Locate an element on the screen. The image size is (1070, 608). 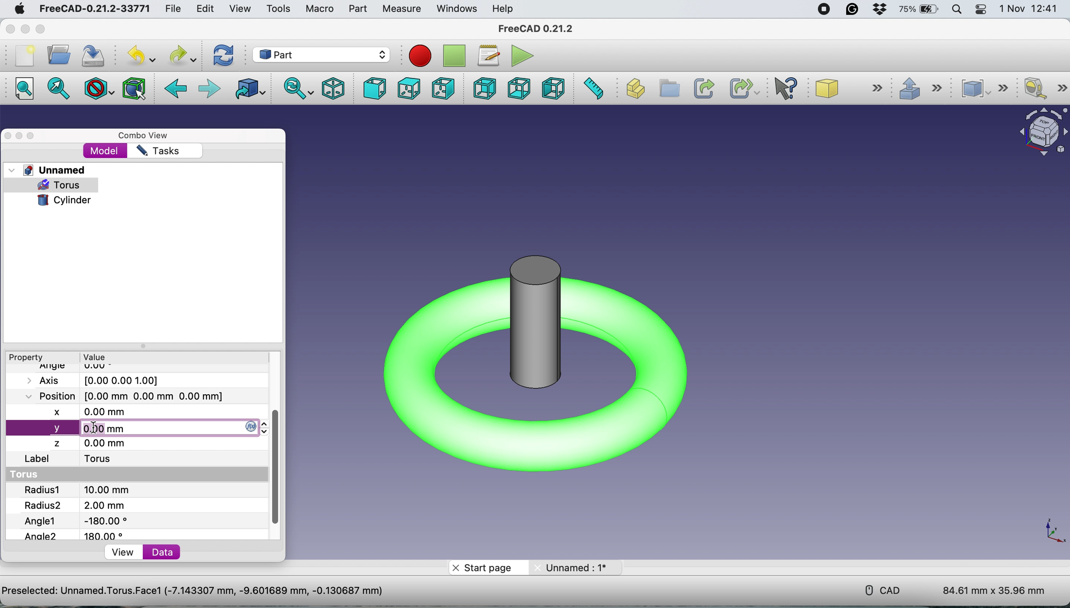
cursor is located at coordinates (96, 426).